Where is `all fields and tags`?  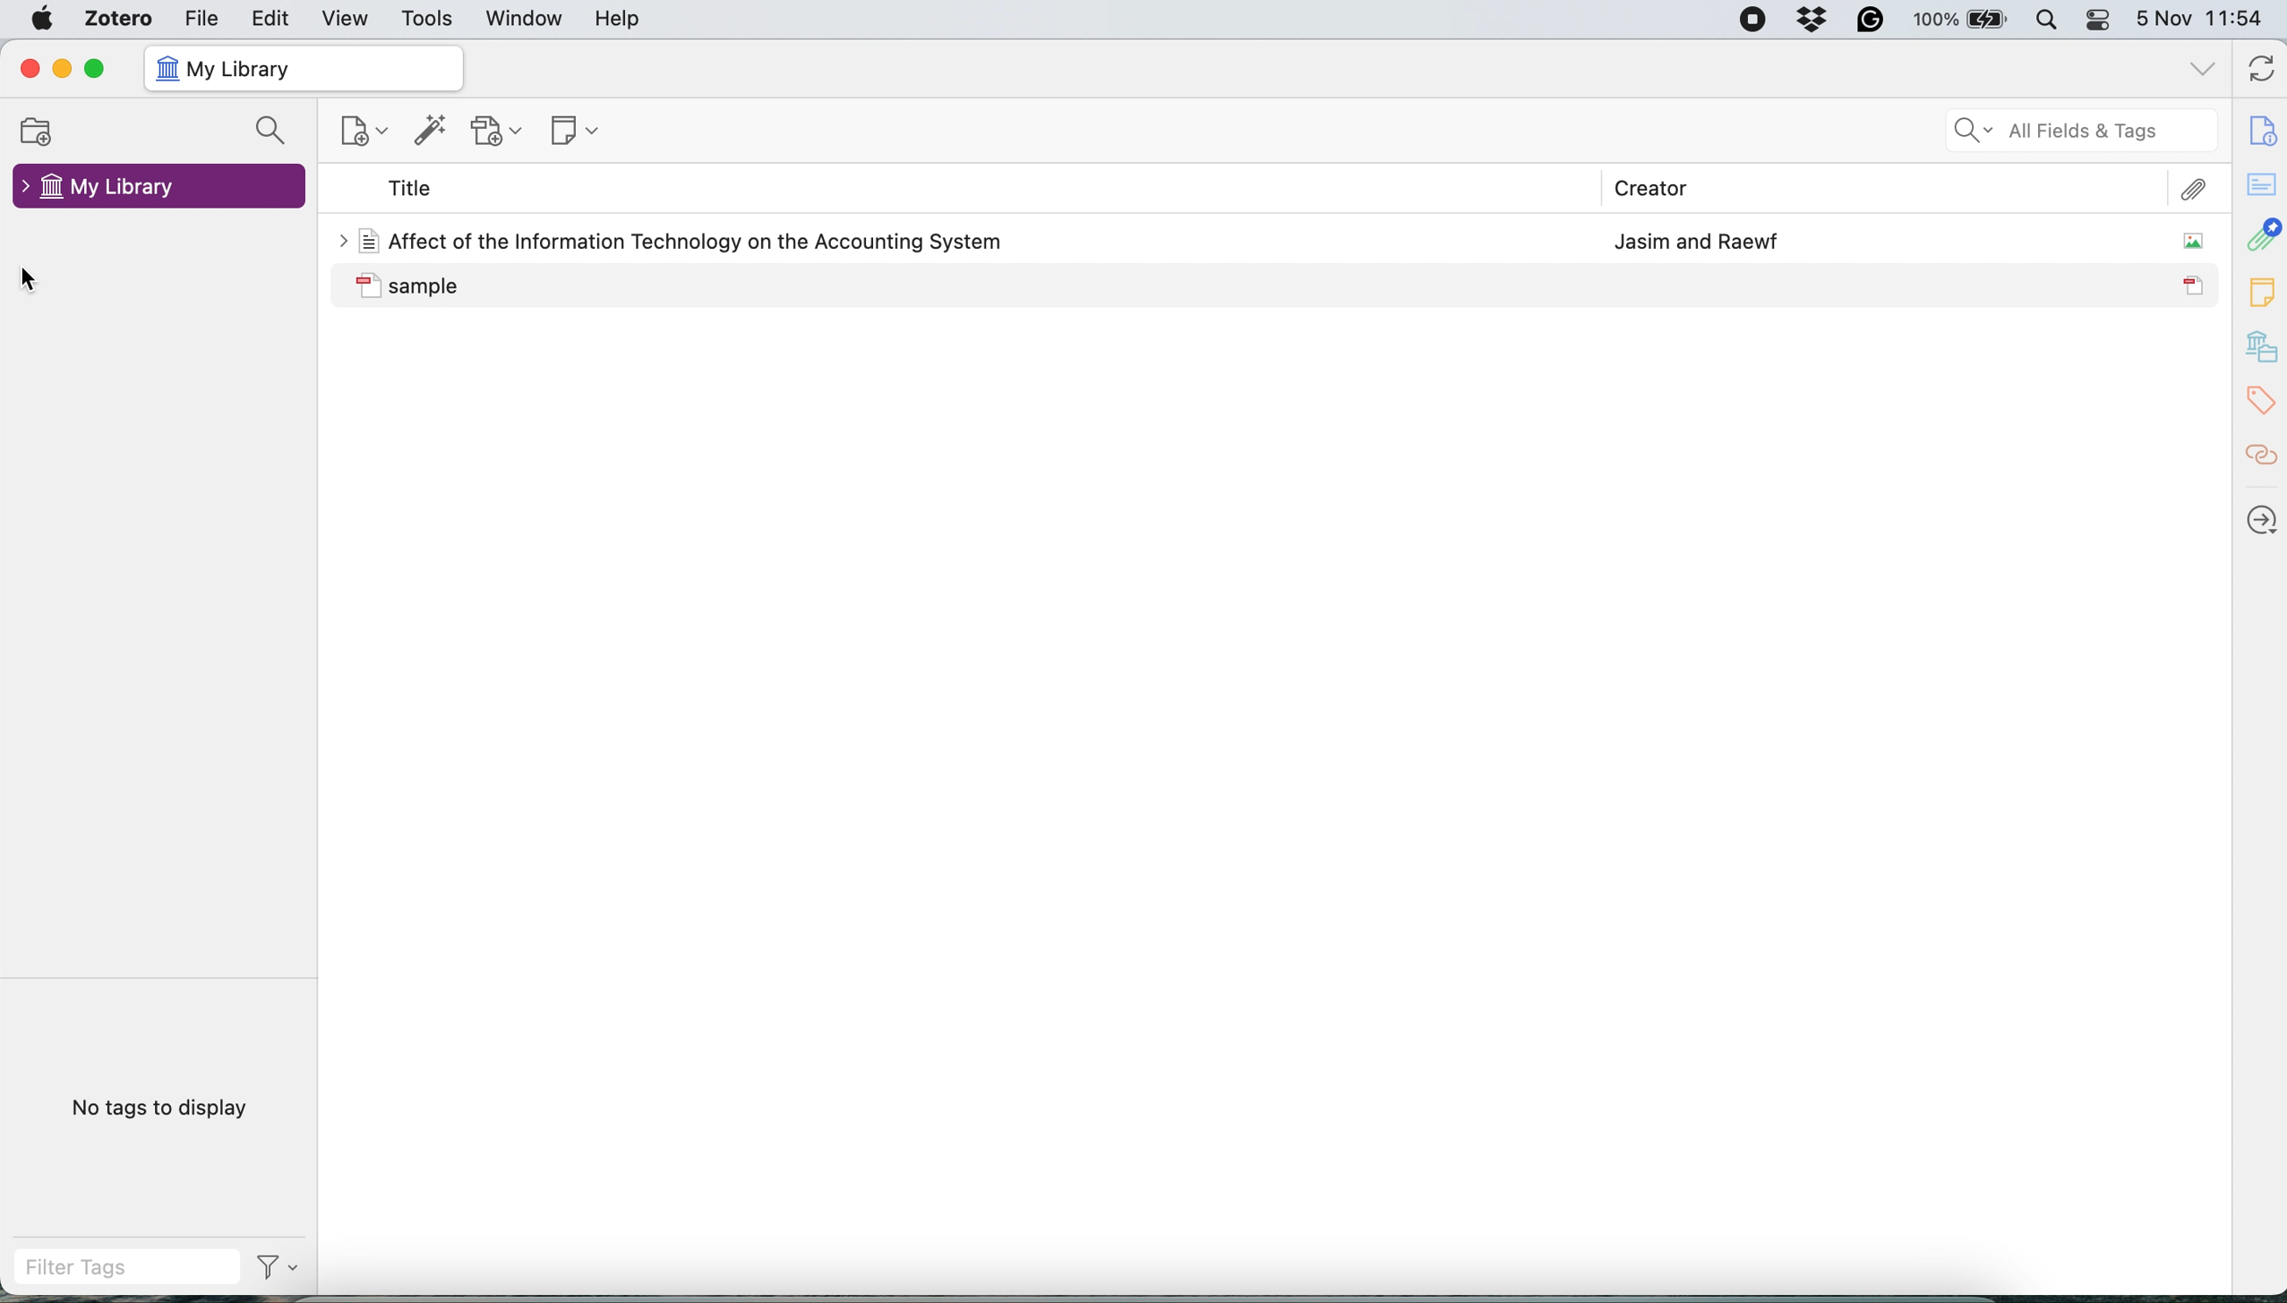
all fields and tags is located at coordinates (2076, 133).